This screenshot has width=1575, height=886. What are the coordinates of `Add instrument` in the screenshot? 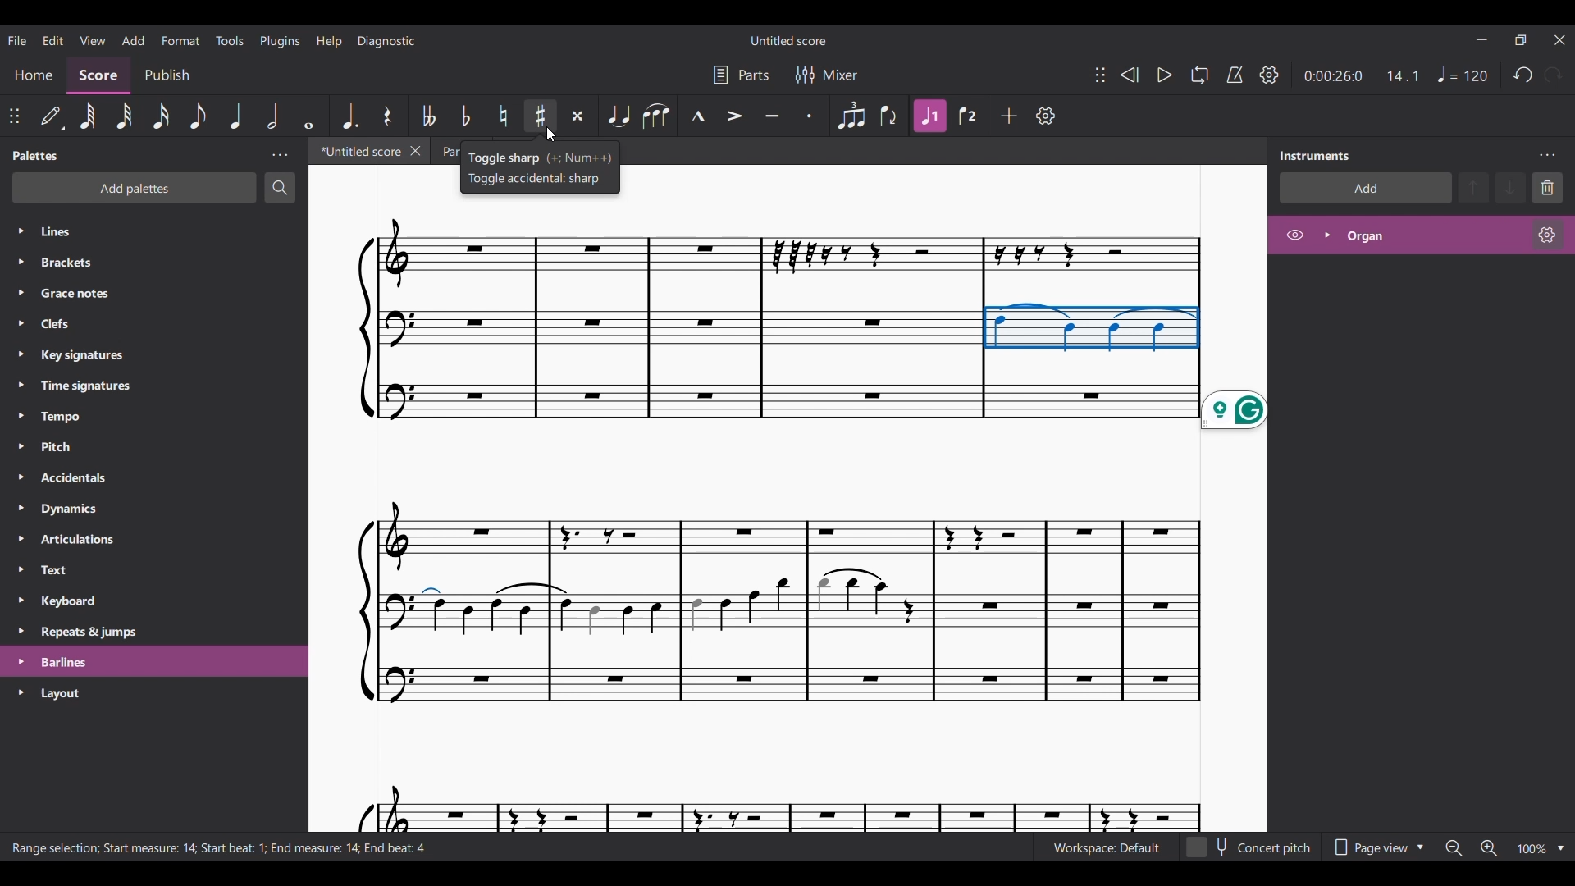 It's located at (1364, 187).